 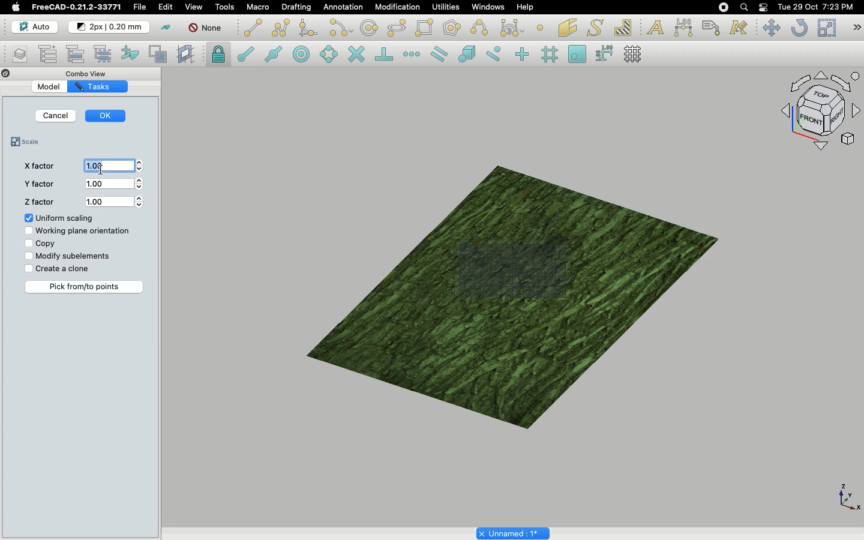 What do you see at coordinates (655, 26) in the screenshot?
I see `Text` at bounding box center [655, 26].